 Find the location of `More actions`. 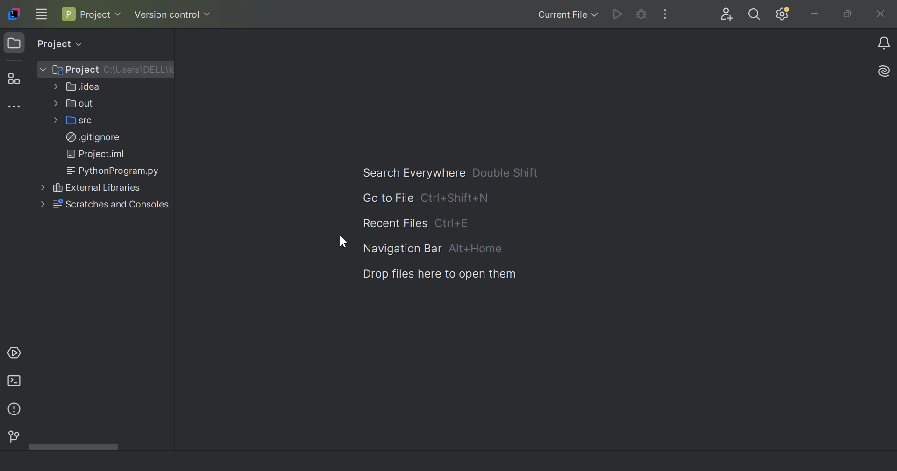

More actions is located at coordinates (666, 14).